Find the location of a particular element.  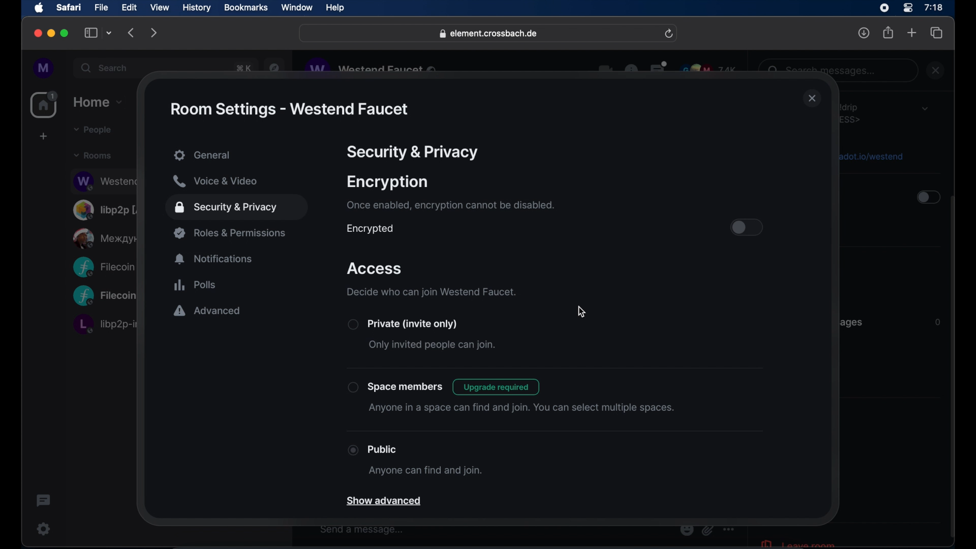

obscure is located at coordinates (105, 180).